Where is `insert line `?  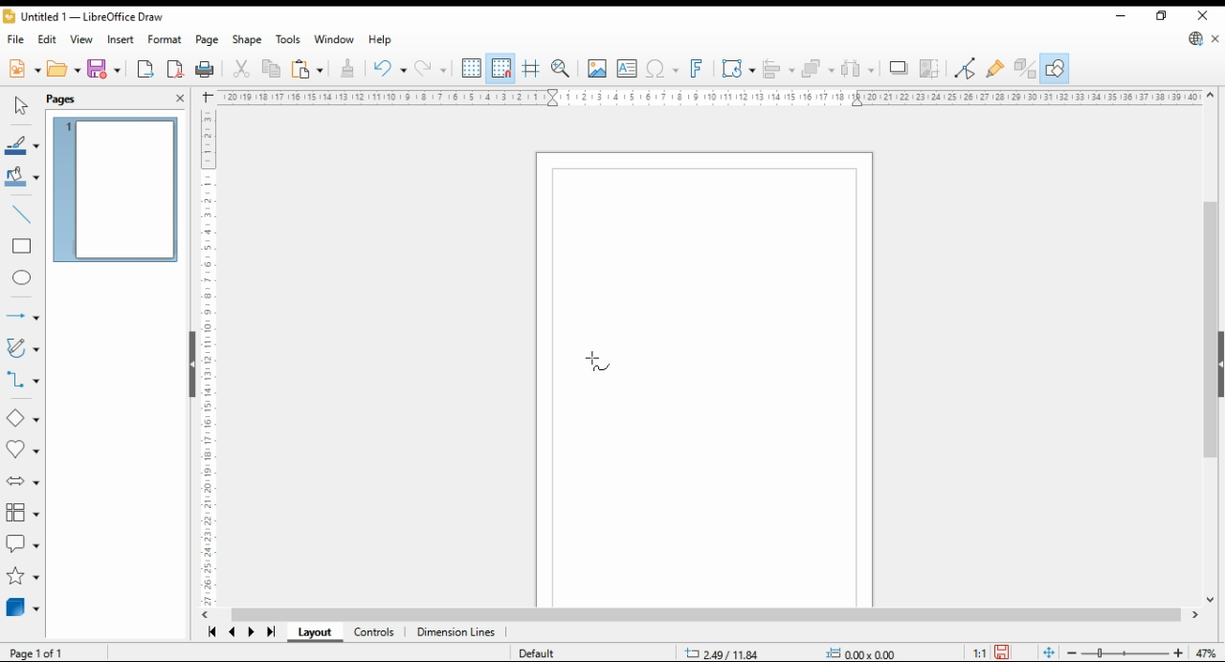
insert line  is located at coordinates (24, 215).